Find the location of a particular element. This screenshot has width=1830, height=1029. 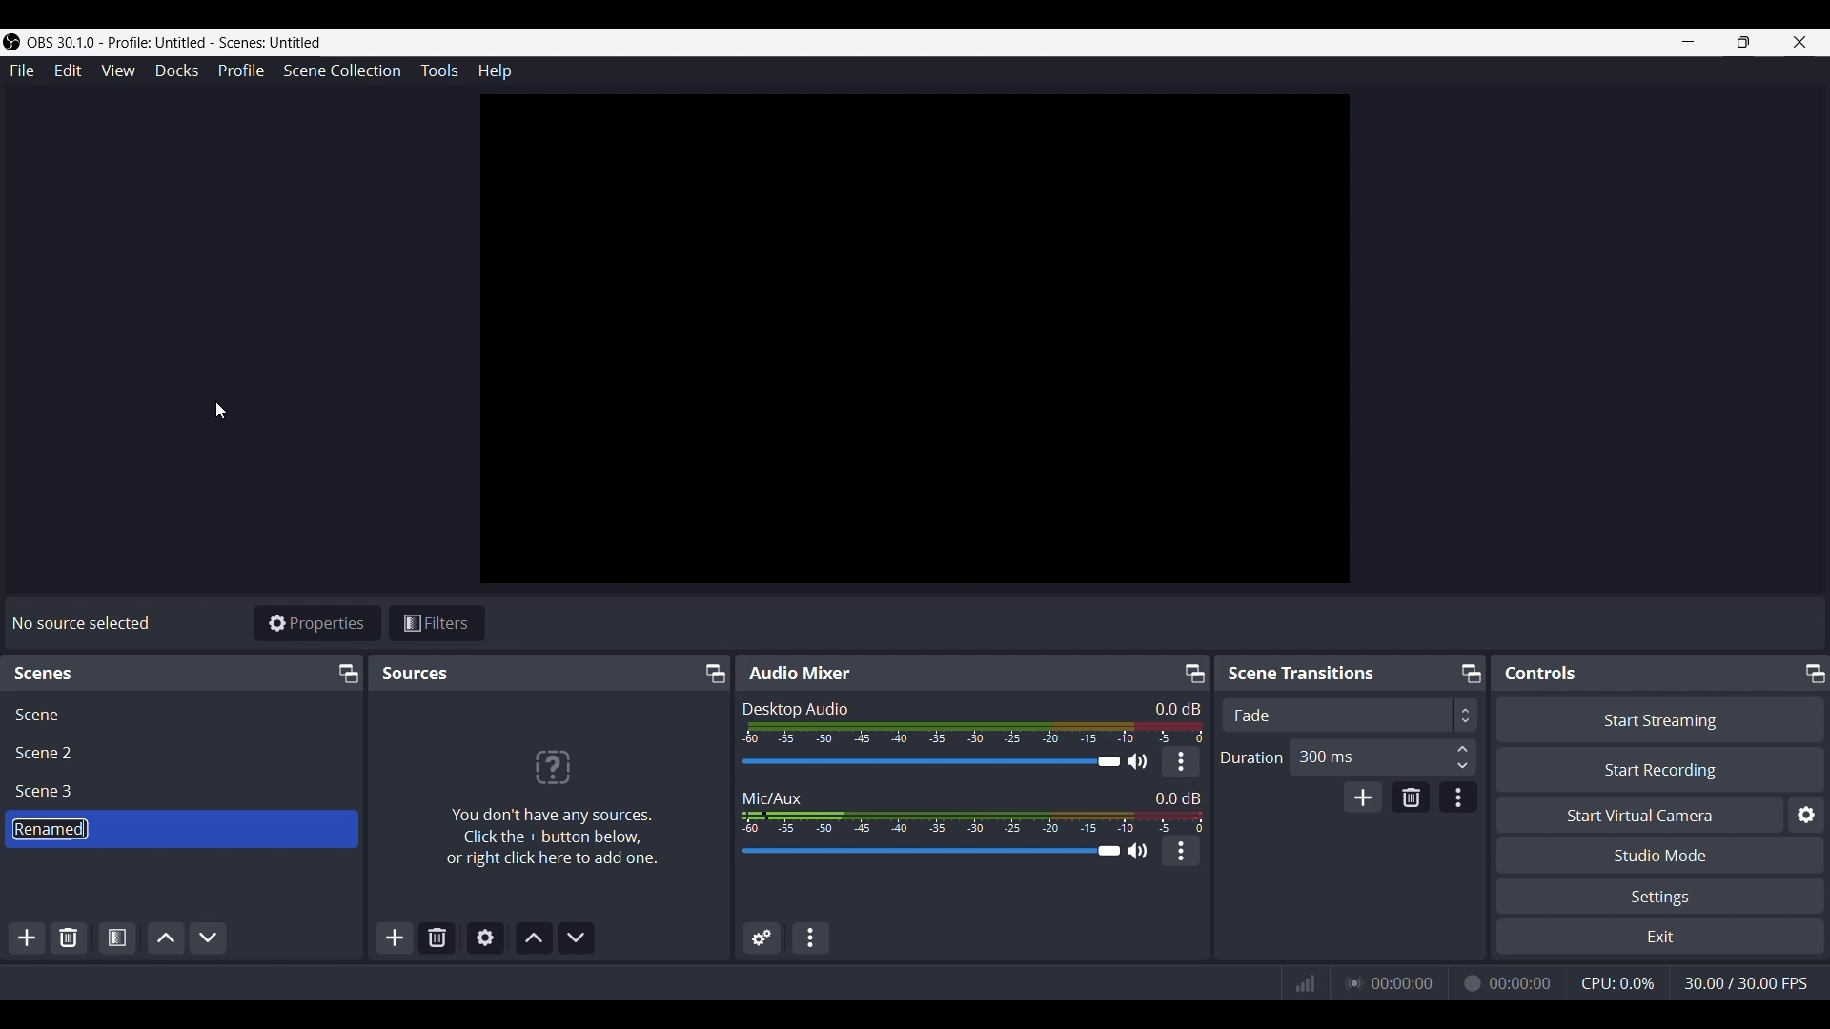

Open scene filters is located at coordinates (115, 936).